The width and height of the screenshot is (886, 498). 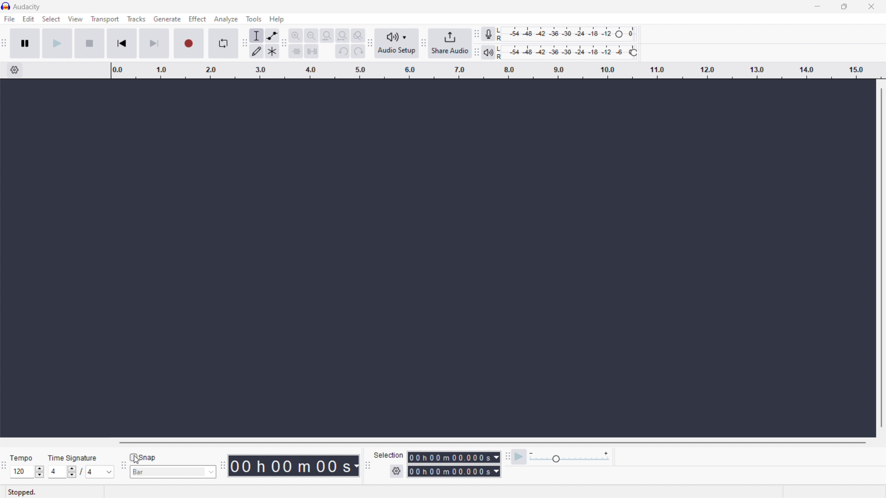 I want to click on toggle zoom, so click(x=358, y=36).